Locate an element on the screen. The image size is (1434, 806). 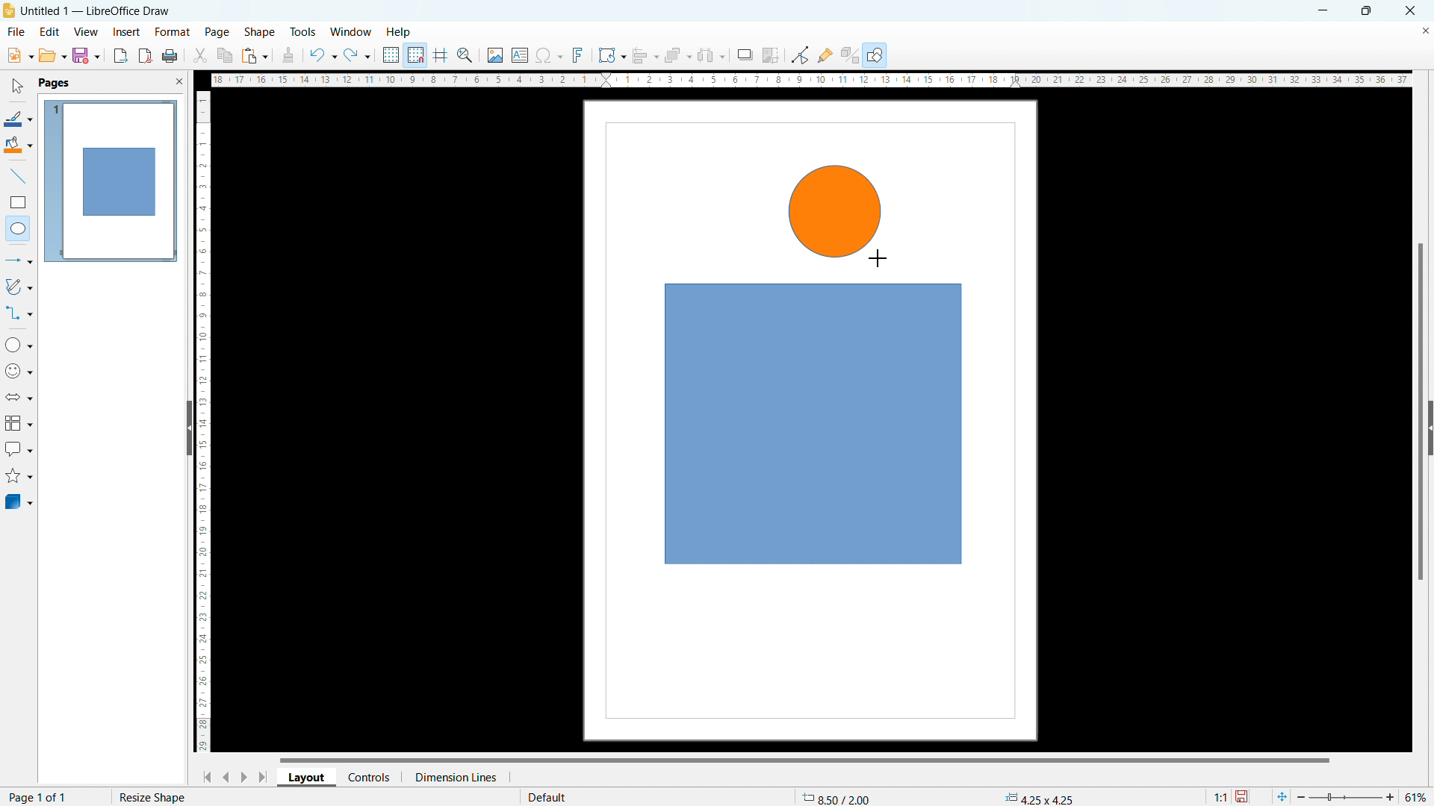
open is located at coordinates (52, 55).